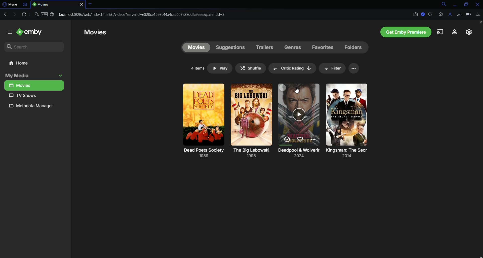  I want to click on movie poster, so click(250, 115).